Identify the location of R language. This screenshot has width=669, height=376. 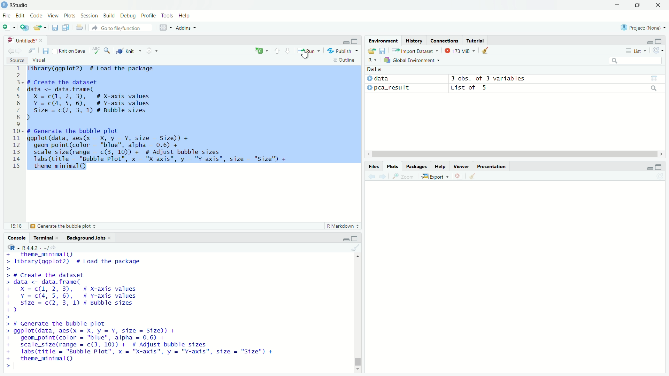
(11, 247).